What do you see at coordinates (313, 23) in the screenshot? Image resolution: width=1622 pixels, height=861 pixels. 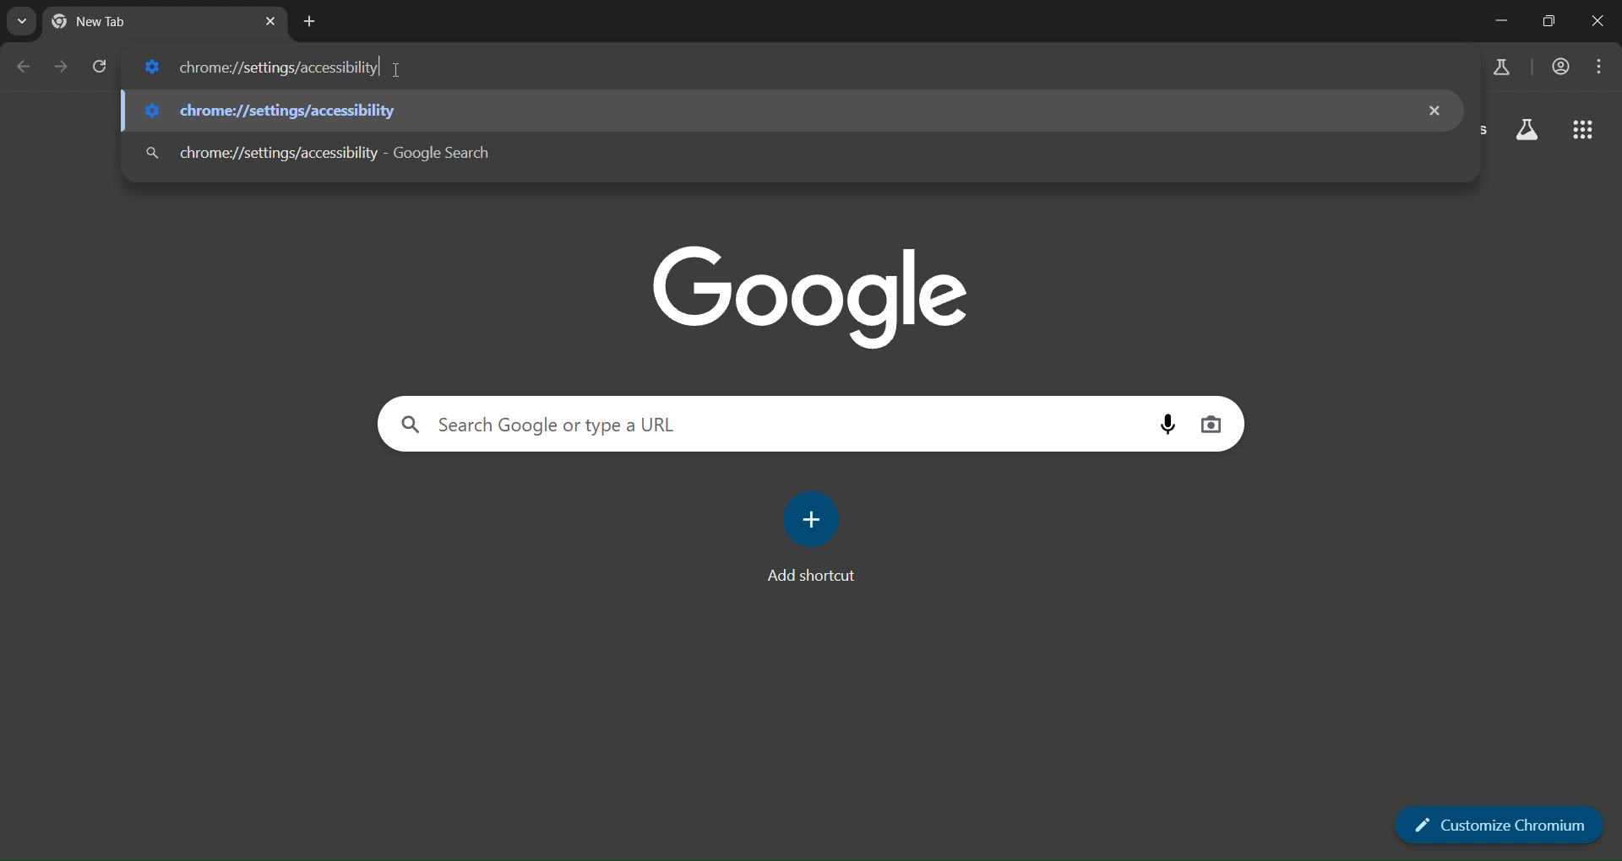 I see `new tab` at bounding box center [313, 23].